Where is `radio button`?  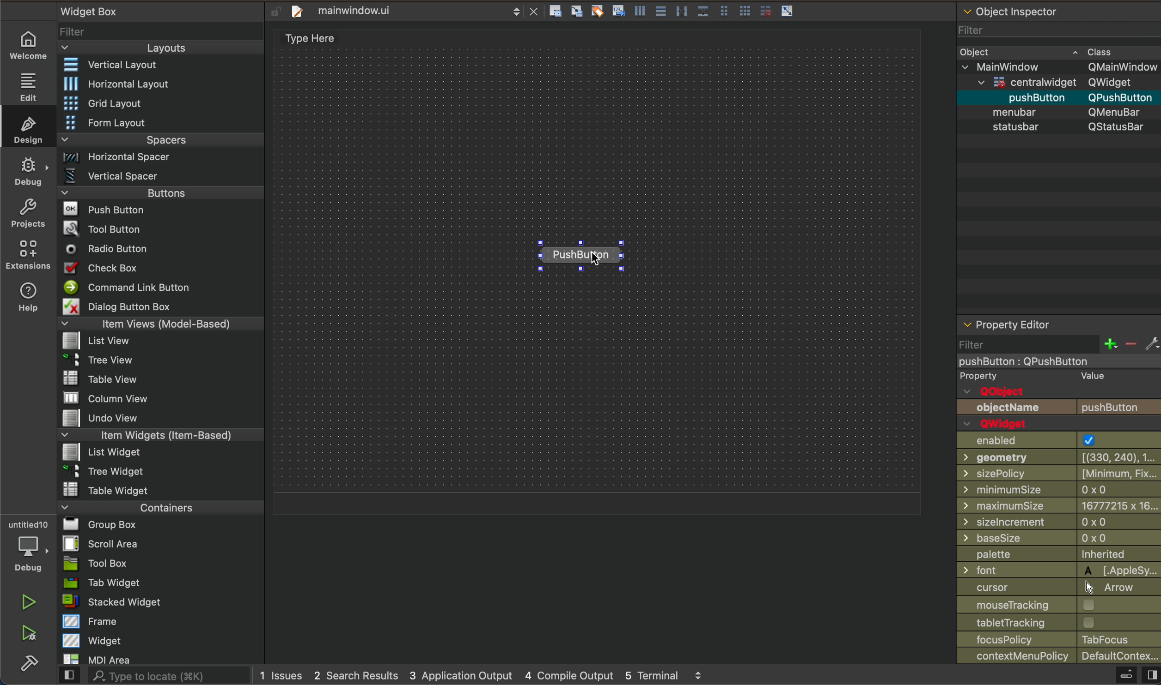
radio button is located at coordinates (160, 250).